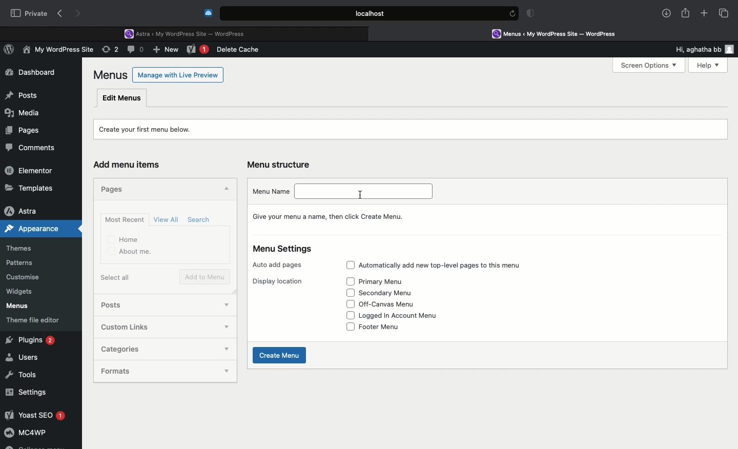 The image size is (738, 449). What do you see at coordinates (227, 303) in the screenshot?
I see `Show` at bounding box center [227, 303].